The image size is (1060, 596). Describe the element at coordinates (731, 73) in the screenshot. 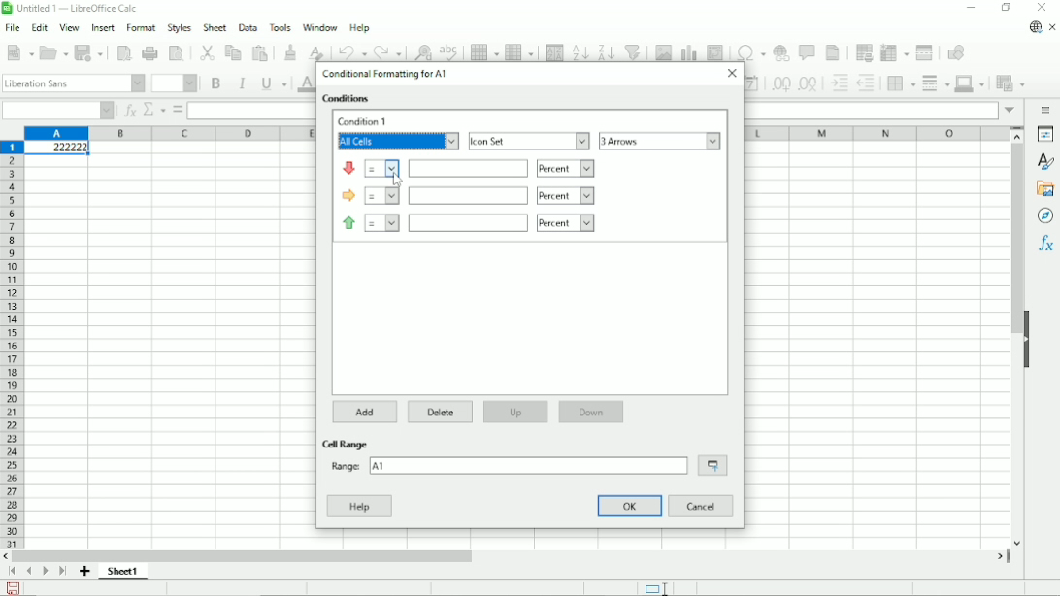

I see `Close` at that location.